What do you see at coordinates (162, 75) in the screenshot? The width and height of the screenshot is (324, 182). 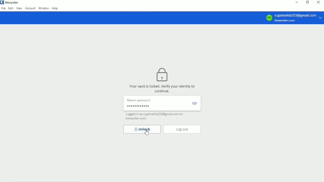 I see `lock image` at bounding box center [162, 75].